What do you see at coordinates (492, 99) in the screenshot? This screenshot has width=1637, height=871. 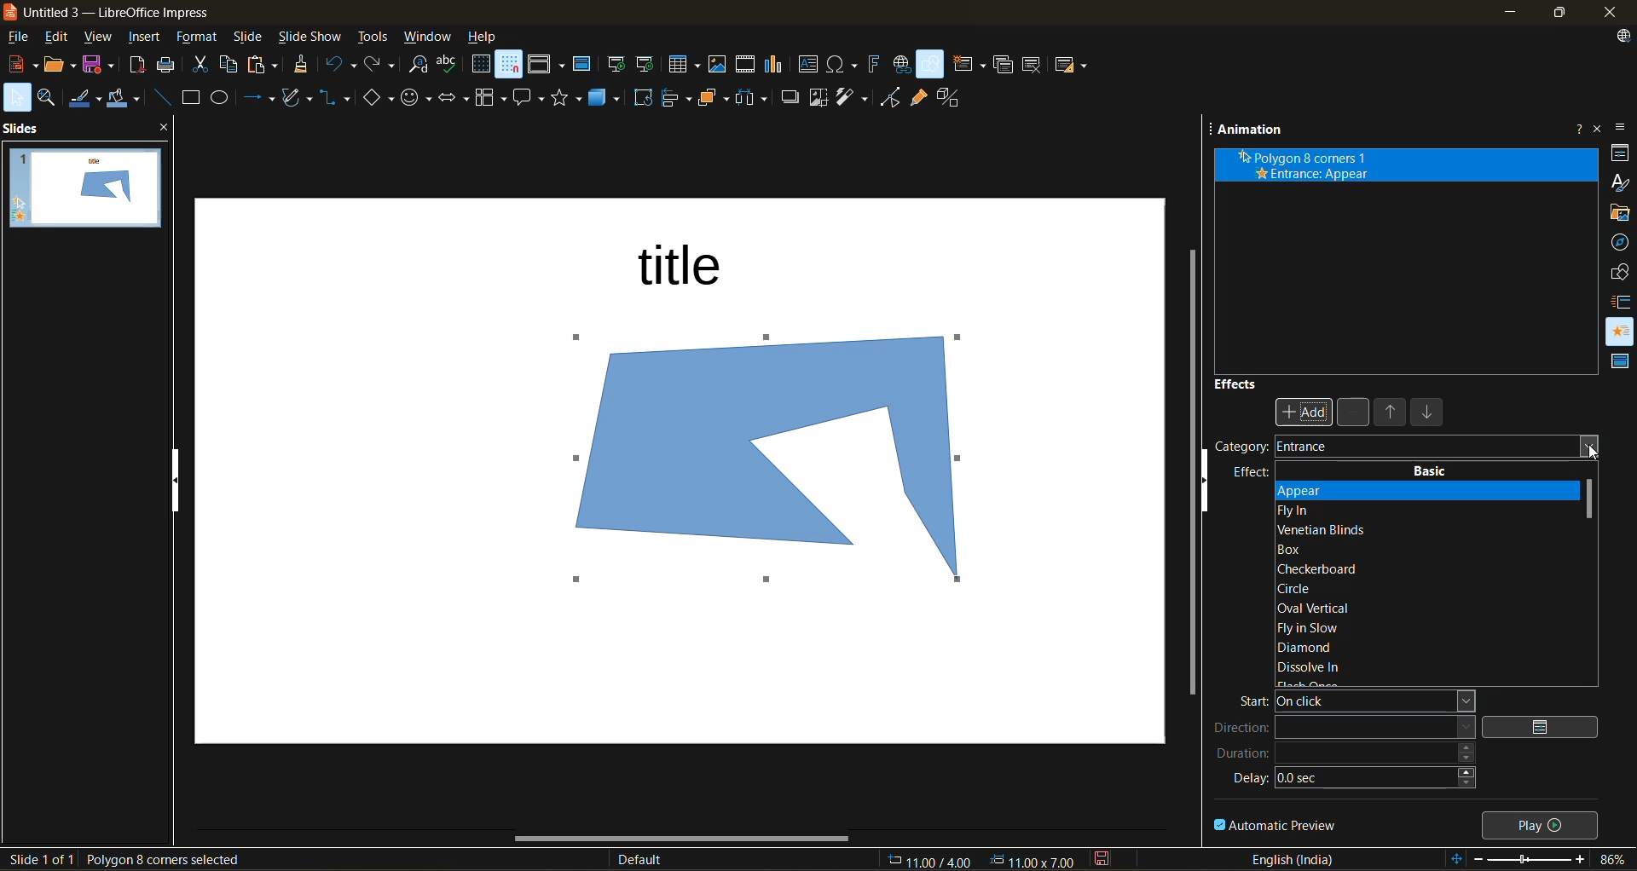 I see `flowchart` at bounding box center [492, 99].